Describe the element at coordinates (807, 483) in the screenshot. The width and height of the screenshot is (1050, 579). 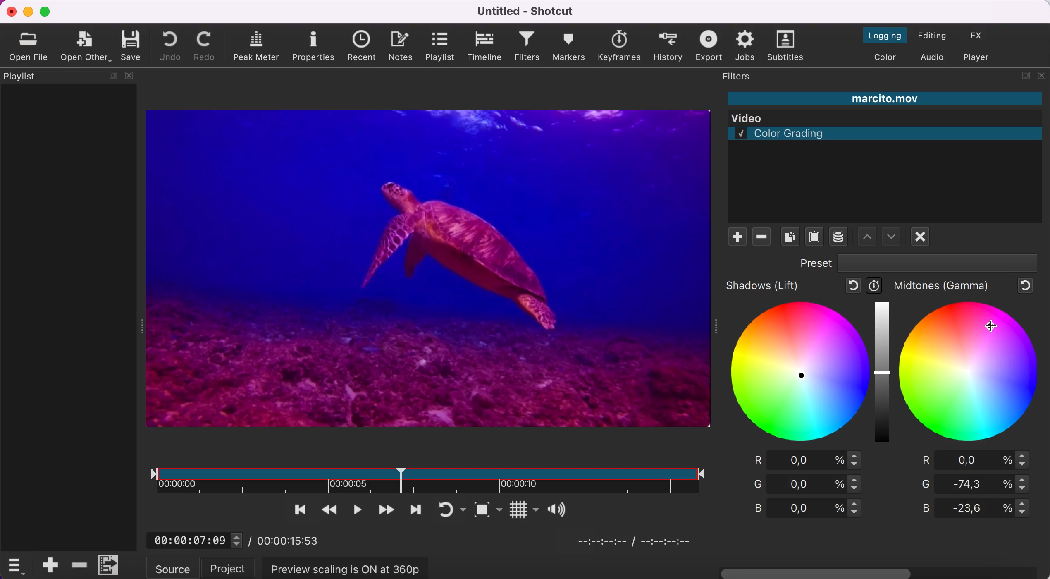
I see `green` at that location.